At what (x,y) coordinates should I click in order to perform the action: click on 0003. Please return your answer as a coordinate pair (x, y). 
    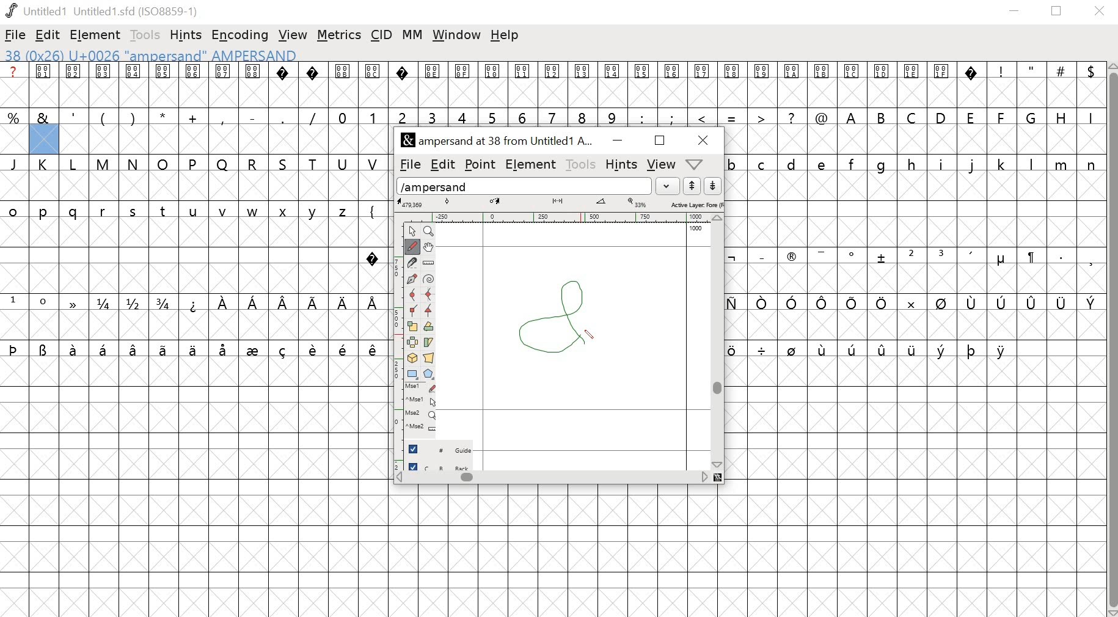
    Looking at the image, I should click on (104, 84).